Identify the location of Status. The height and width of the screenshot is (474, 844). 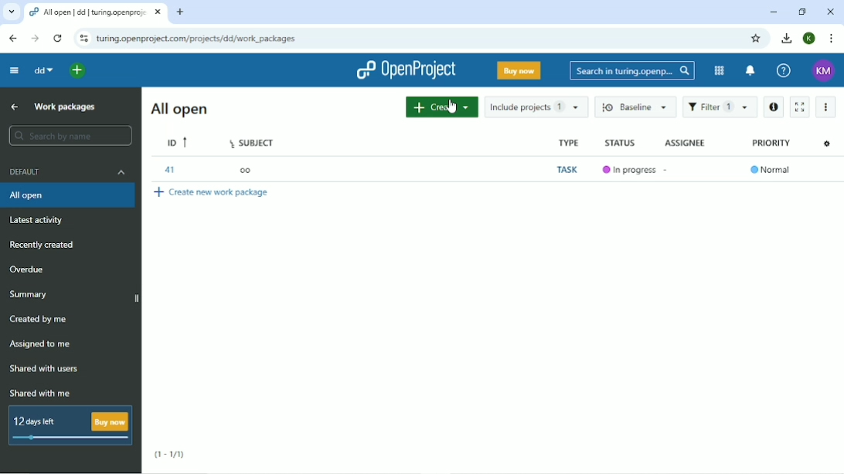
(621, 142).